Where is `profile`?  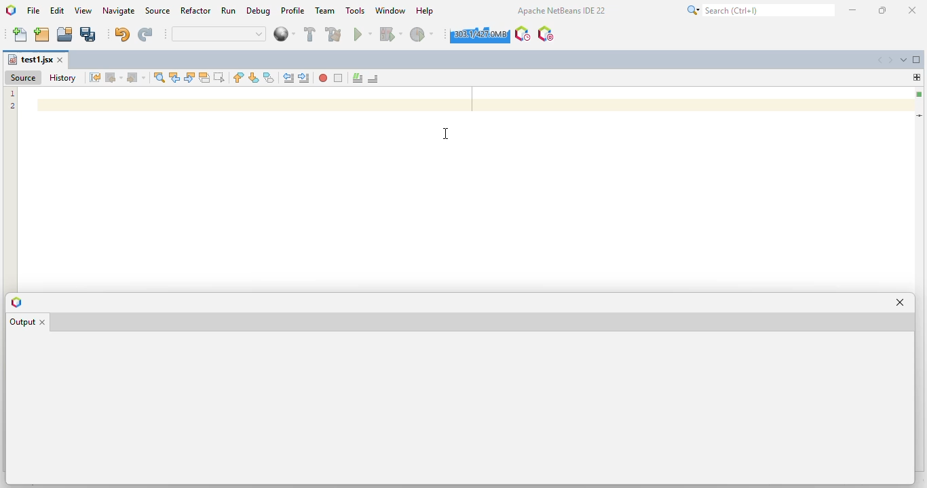
profile is located at coordinates (292, 11).